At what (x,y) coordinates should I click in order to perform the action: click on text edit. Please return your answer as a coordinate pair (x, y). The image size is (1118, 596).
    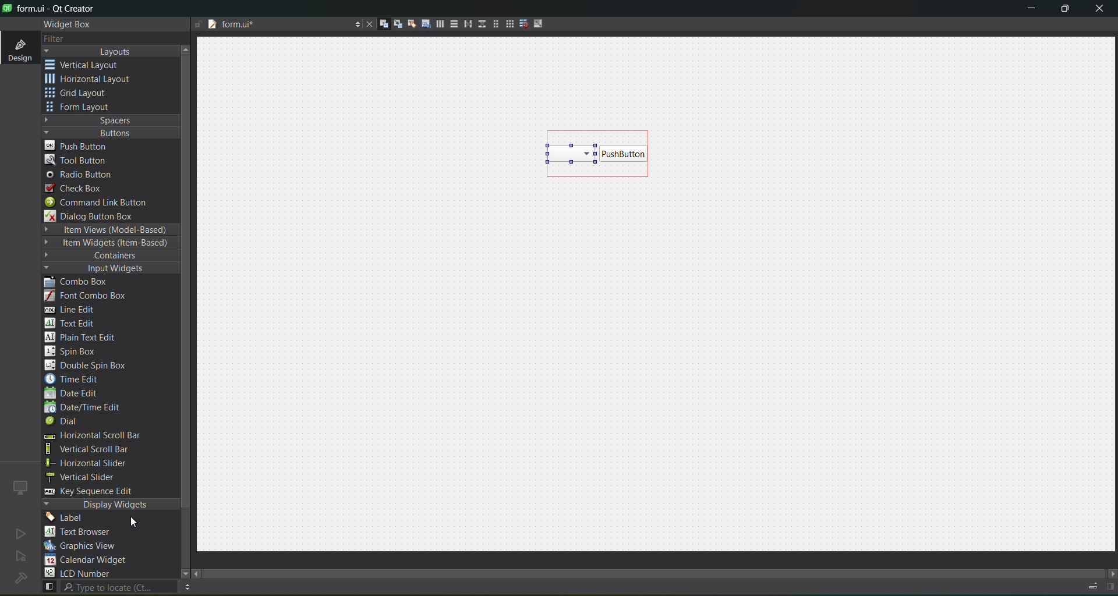
    Looking at the image, I should click on (73, 322).